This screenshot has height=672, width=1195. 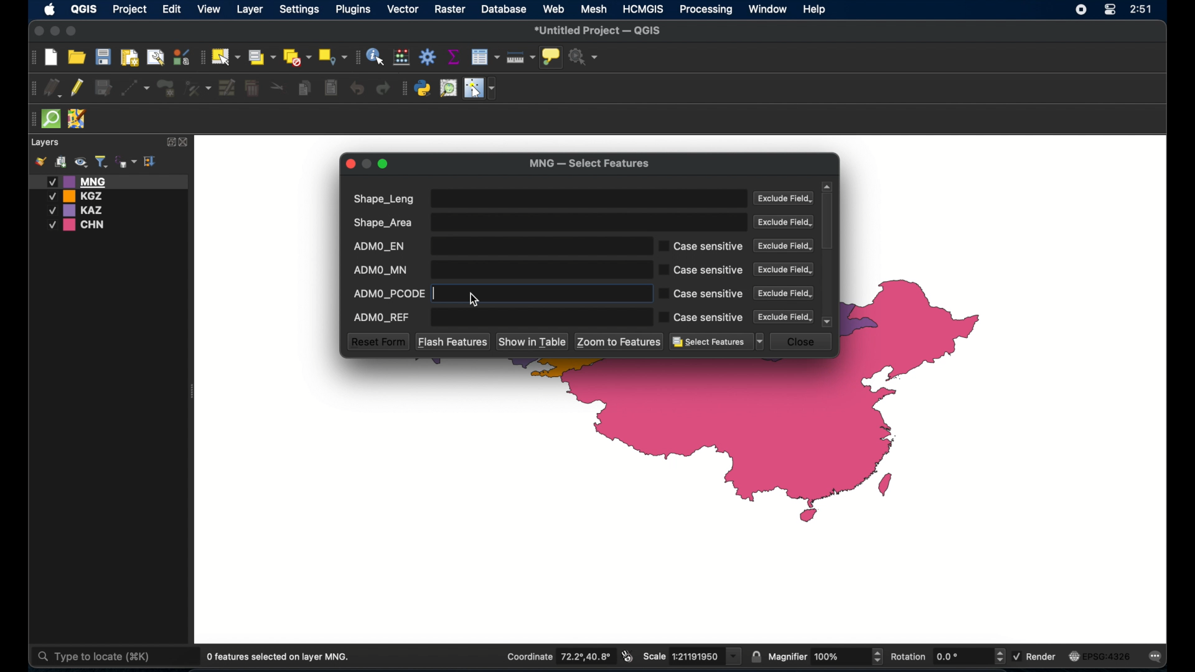 I want to click on render, so click(x=1038, y=656).